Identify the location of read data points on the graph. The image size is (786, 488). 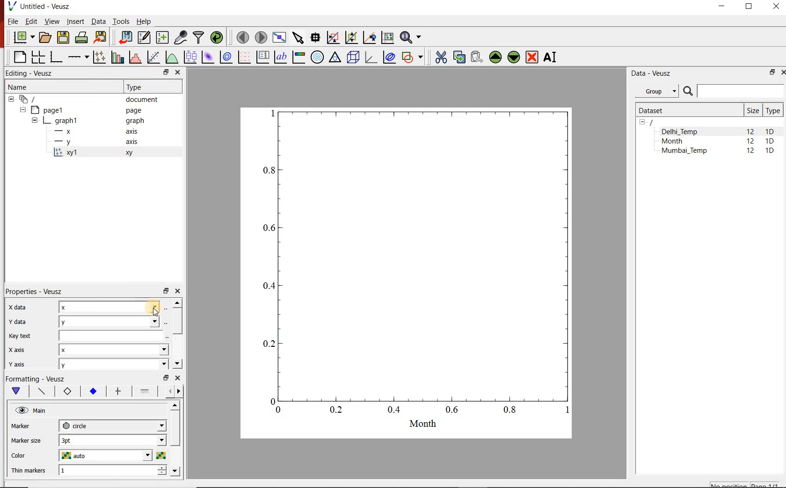
(315, 37).